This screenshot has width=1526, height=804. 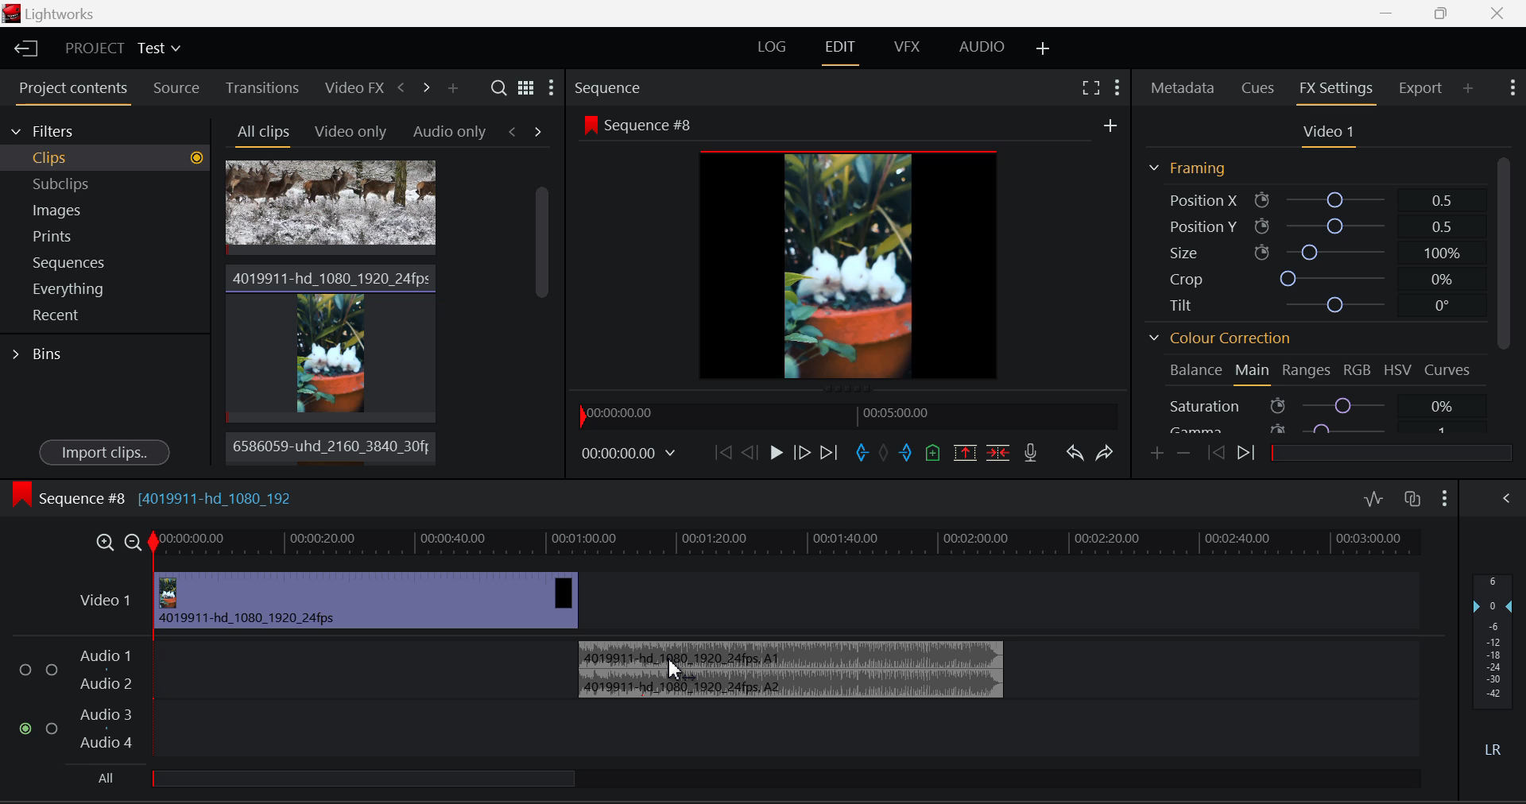 I want to click on Show Settings, so click(x=1512, y=88).